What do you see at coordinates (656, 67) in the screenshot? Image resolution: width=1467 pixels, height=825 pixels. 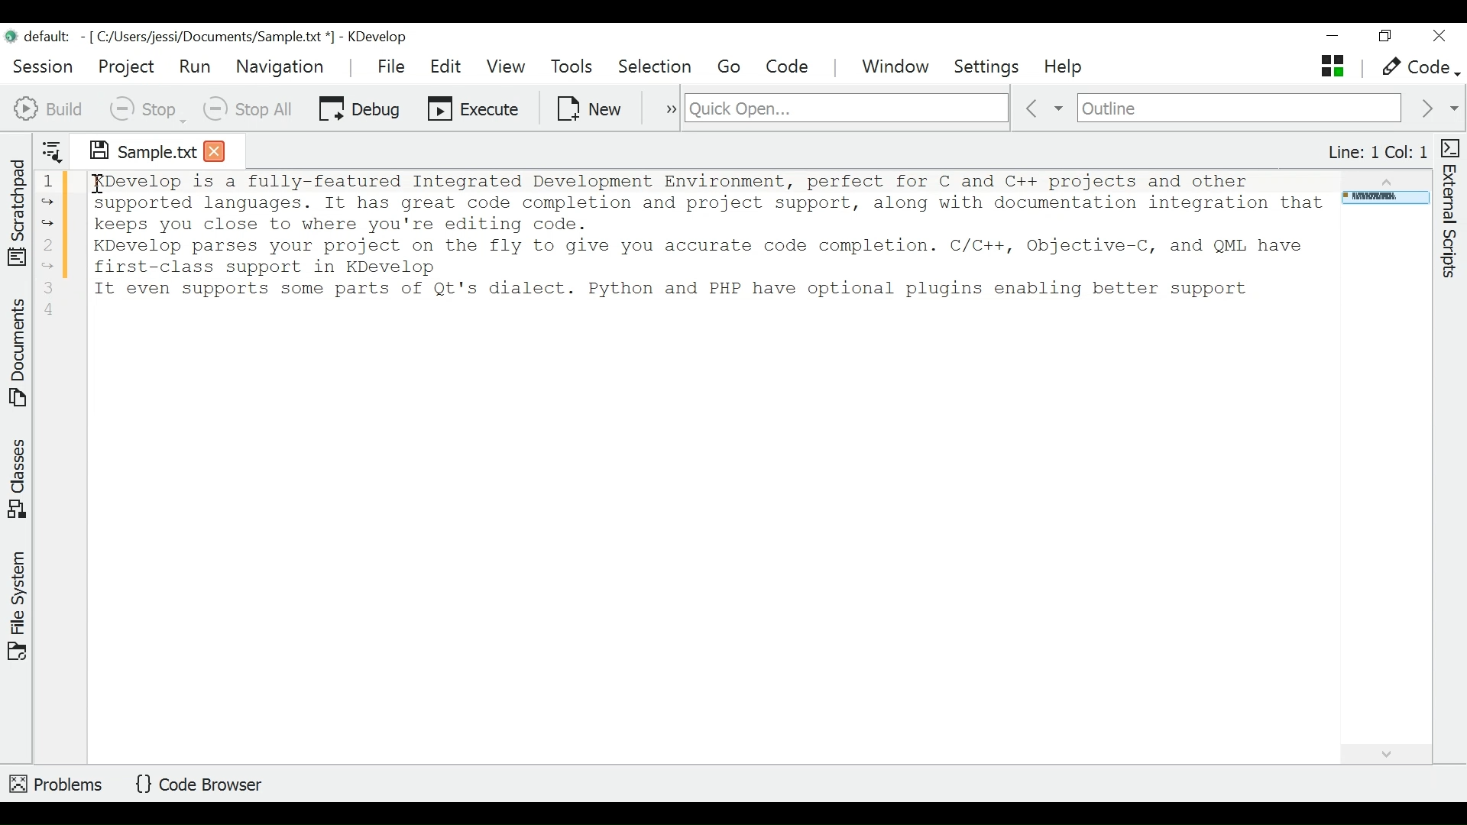 I see `Selection` at bounding box center [656, 67].